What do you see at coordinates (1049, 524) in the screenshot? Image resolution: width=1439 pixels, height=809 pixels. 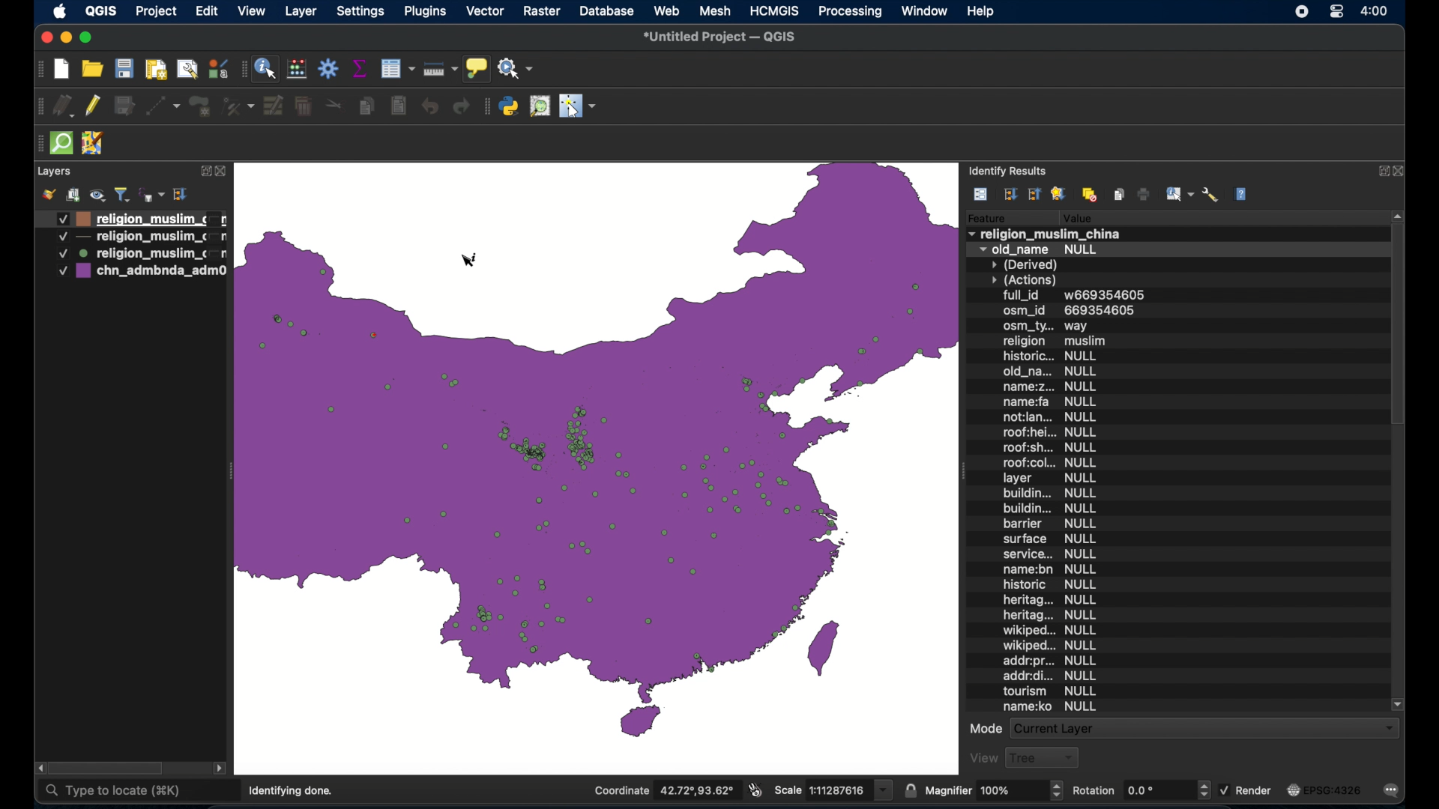 I see `barrier` at bounding box center [1049, 524].